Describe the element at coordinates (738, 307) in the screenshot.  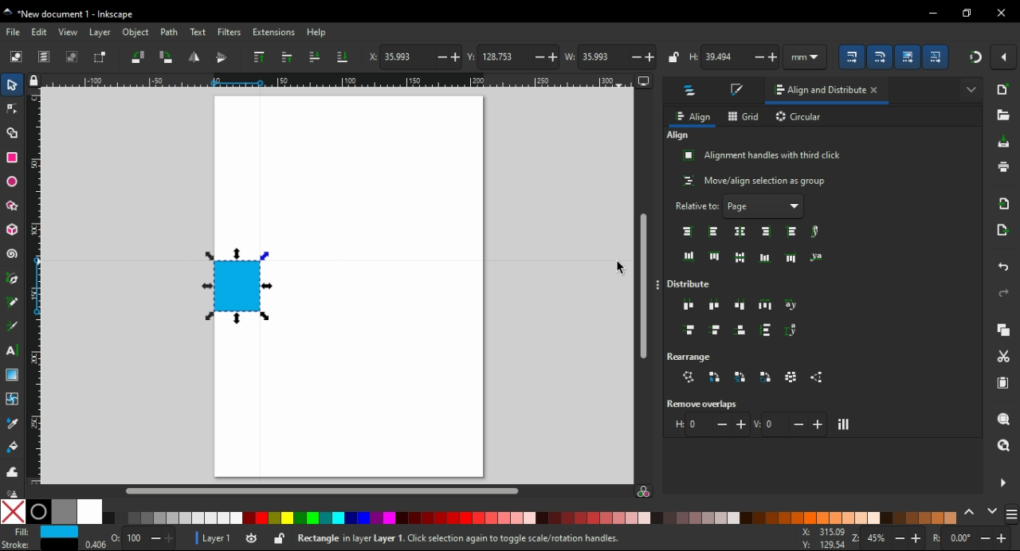
I see `distribute horizontally with even spacing between right edges` at that location.